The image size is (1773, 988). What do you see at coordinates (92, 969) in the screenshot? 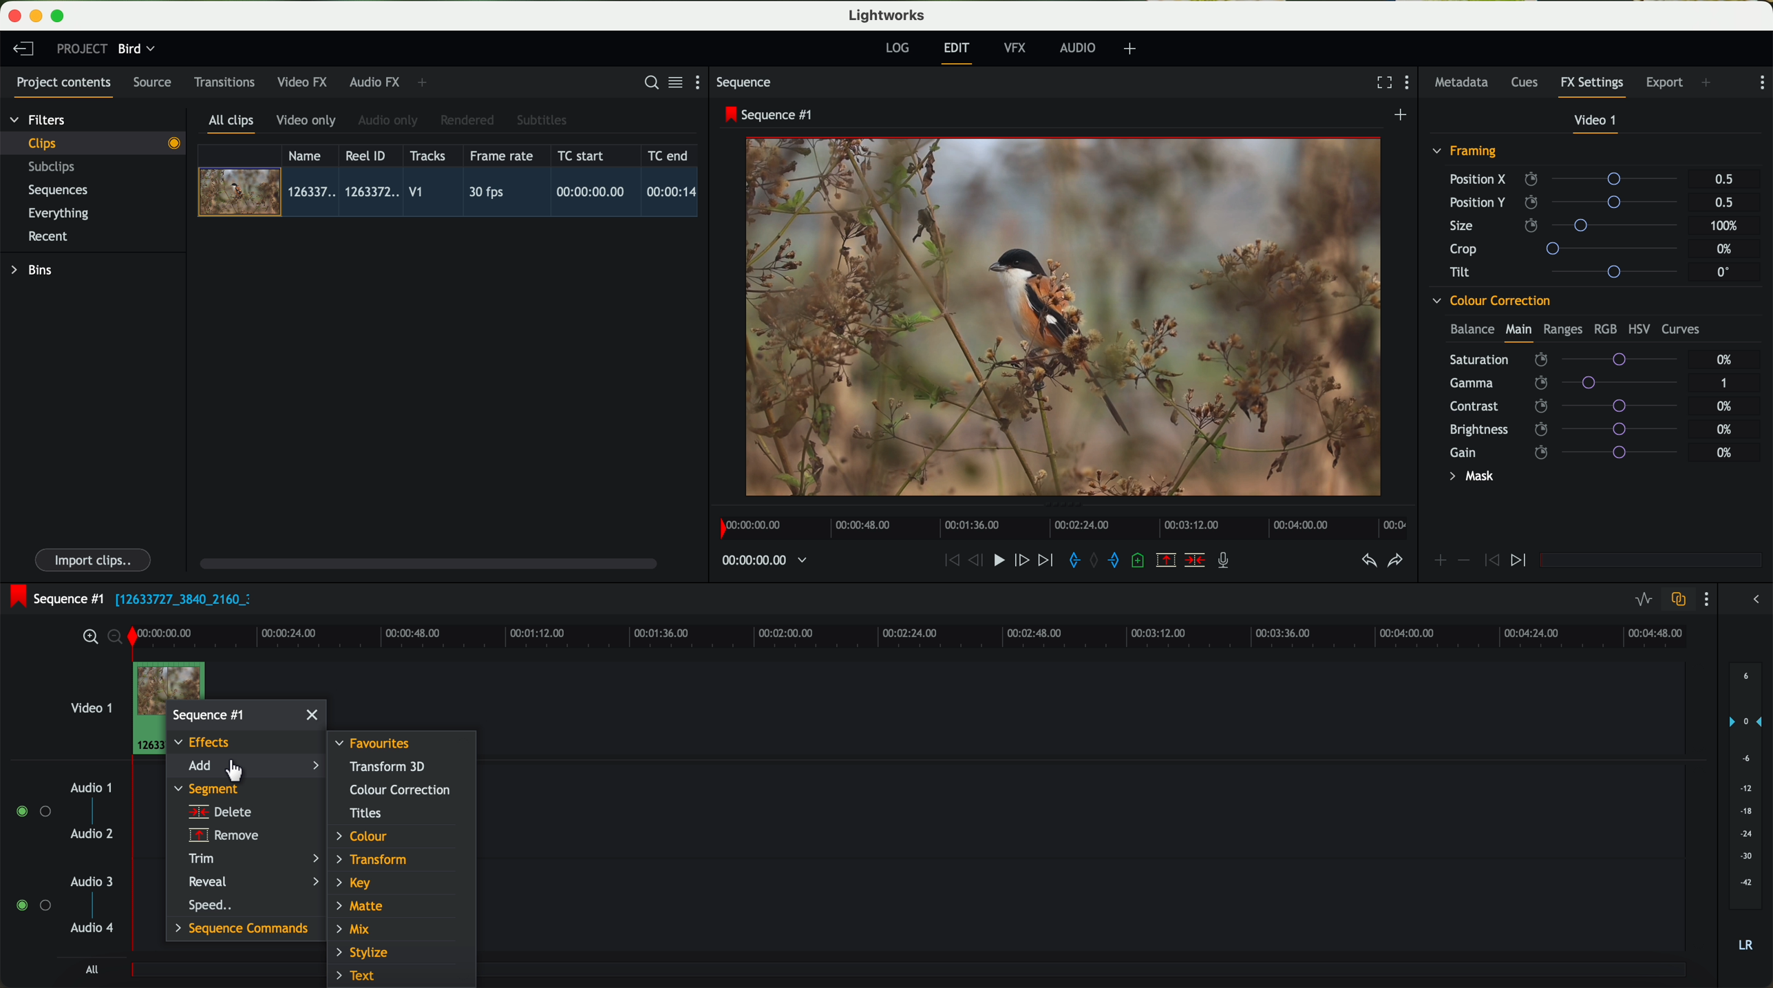
I see `all` at bounding box center [92, 969].